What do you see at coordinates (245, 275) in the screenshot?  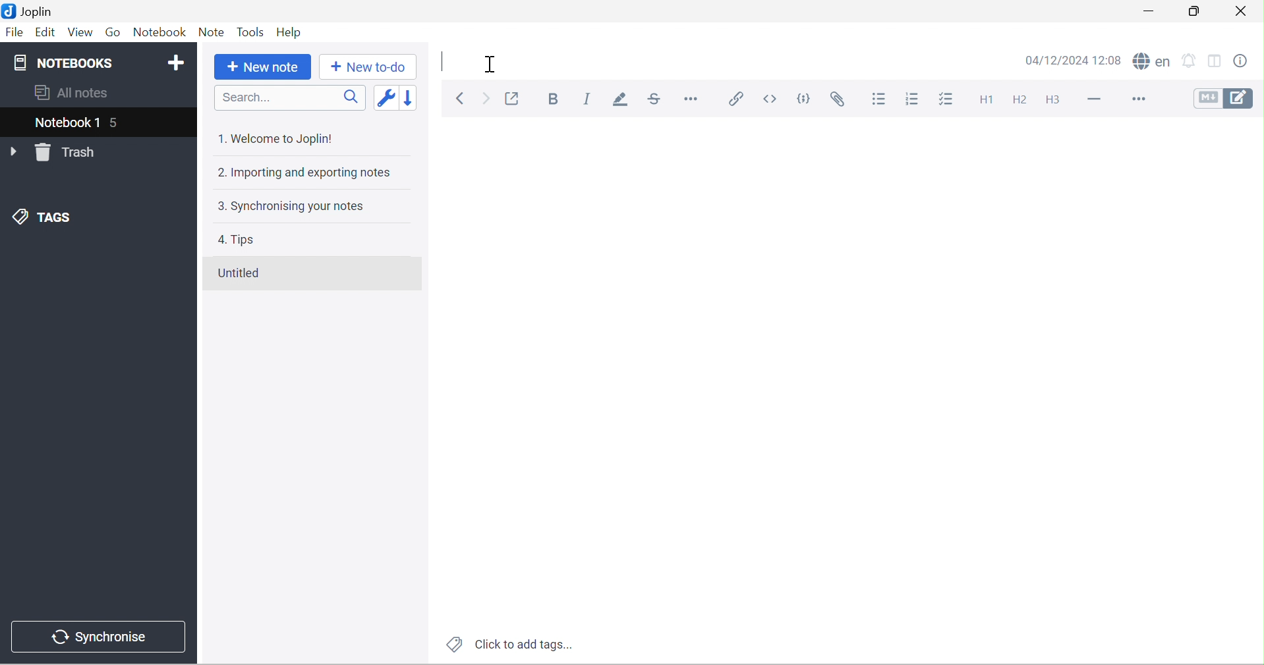 I see `Untitled` at bounding box center [245, 275].